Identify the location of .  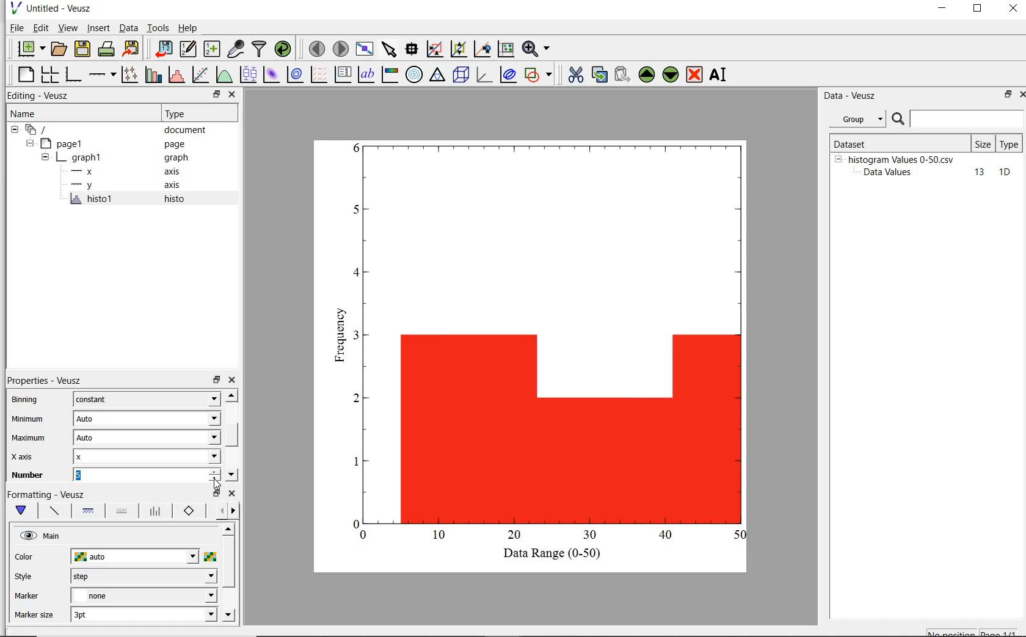
(177, 158).